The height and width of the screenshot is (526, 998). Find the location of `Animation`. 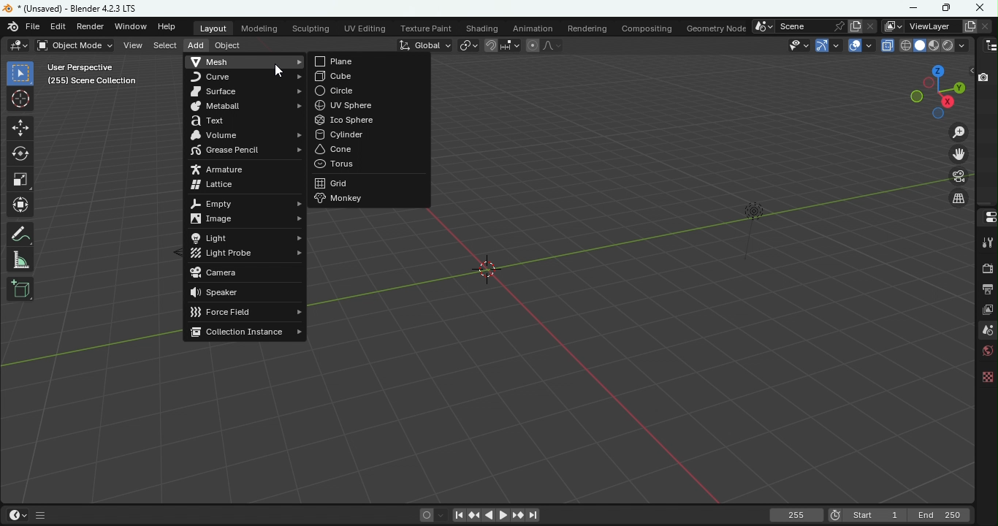

Animation is located at coordinates (532, 28).